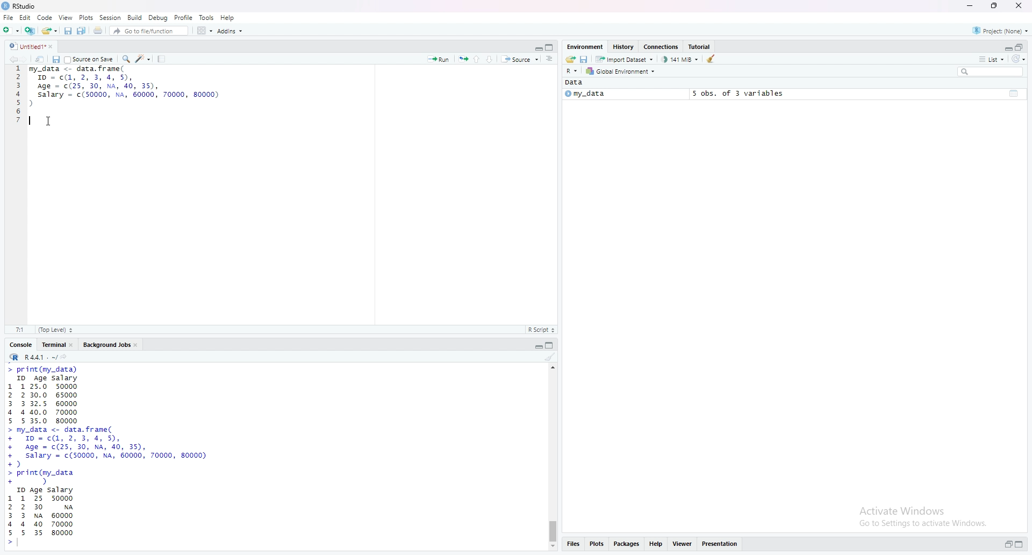 Image resolution: width=1032 pixels, height=555 pixels. I want to click on create a project, so click(31, 31).